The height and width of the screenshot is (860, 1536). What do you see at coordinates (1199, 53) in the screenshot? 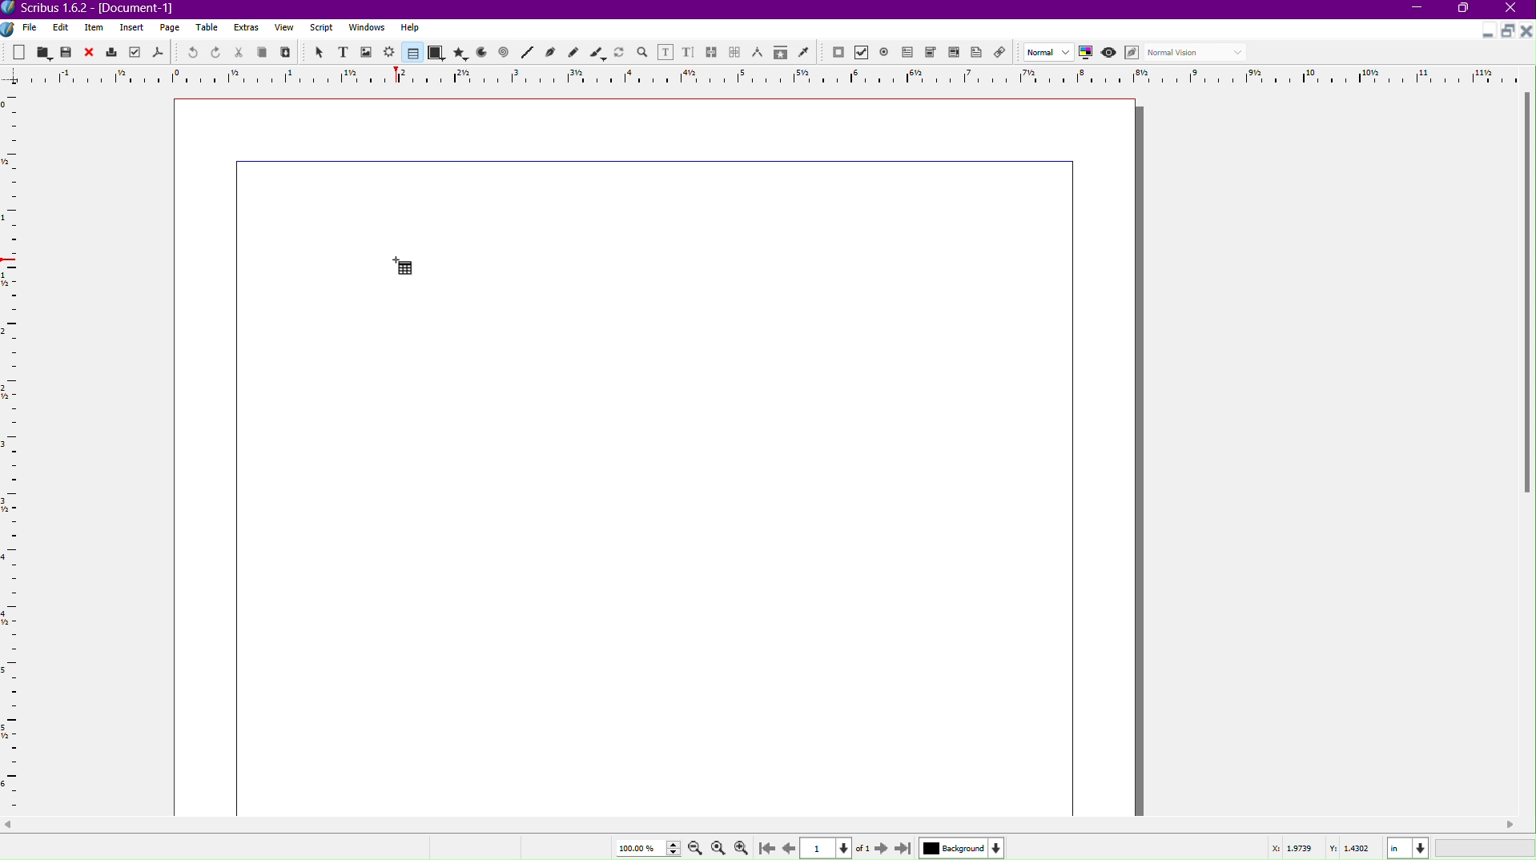
I see `Select the visual appearance of the display` at bounding box center [1199, 53].